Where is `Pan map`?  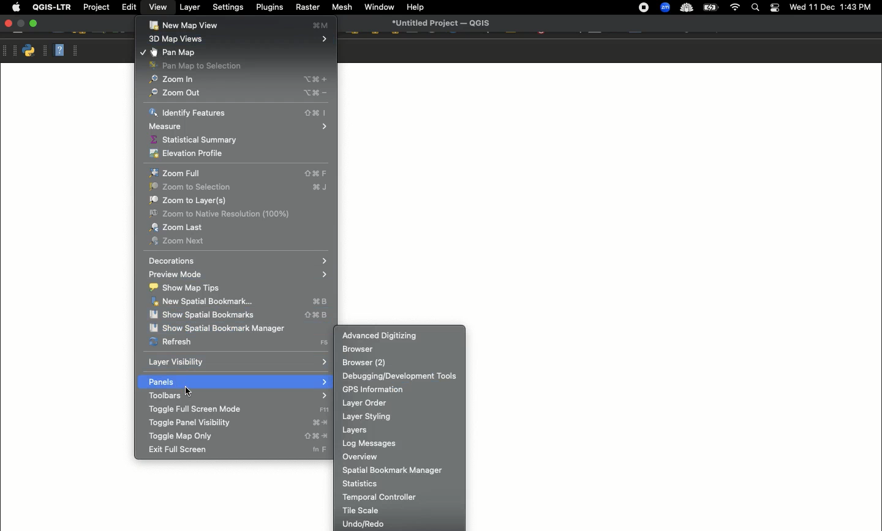 Pan map is located at coordinates (233, 51).